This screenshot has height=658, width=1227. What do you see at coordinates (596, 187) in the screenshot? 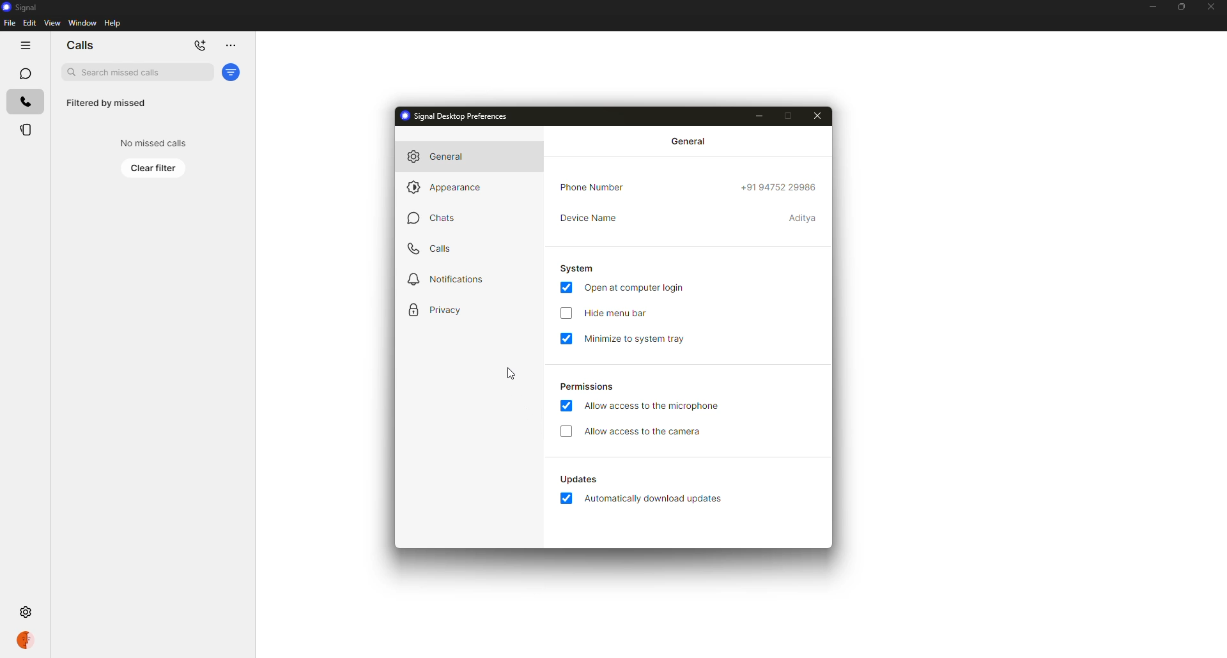
I see `phone number` at bounding box center [596, 187].